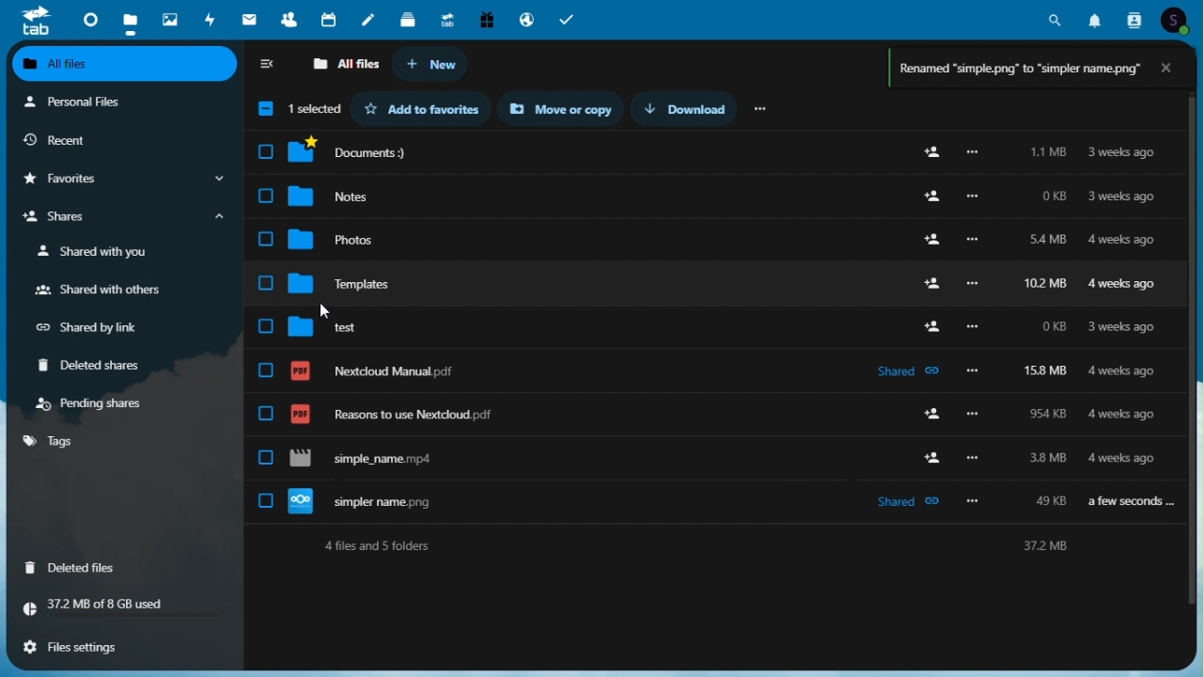 Image resolution: width=1203 pixels, height=677 pixels. I want to click on mail, so click(252, 19).